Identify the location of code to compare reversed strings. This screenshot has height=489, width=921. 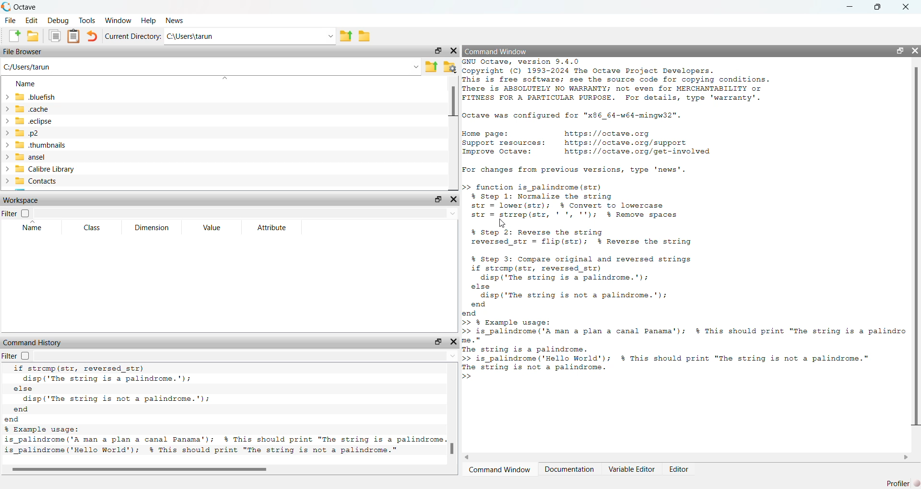
(606, 276).